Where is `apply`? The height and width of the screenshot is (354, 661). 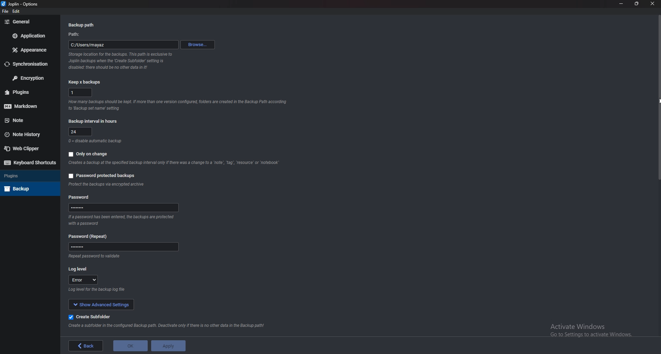
apply is located at coordinates (168, 346).